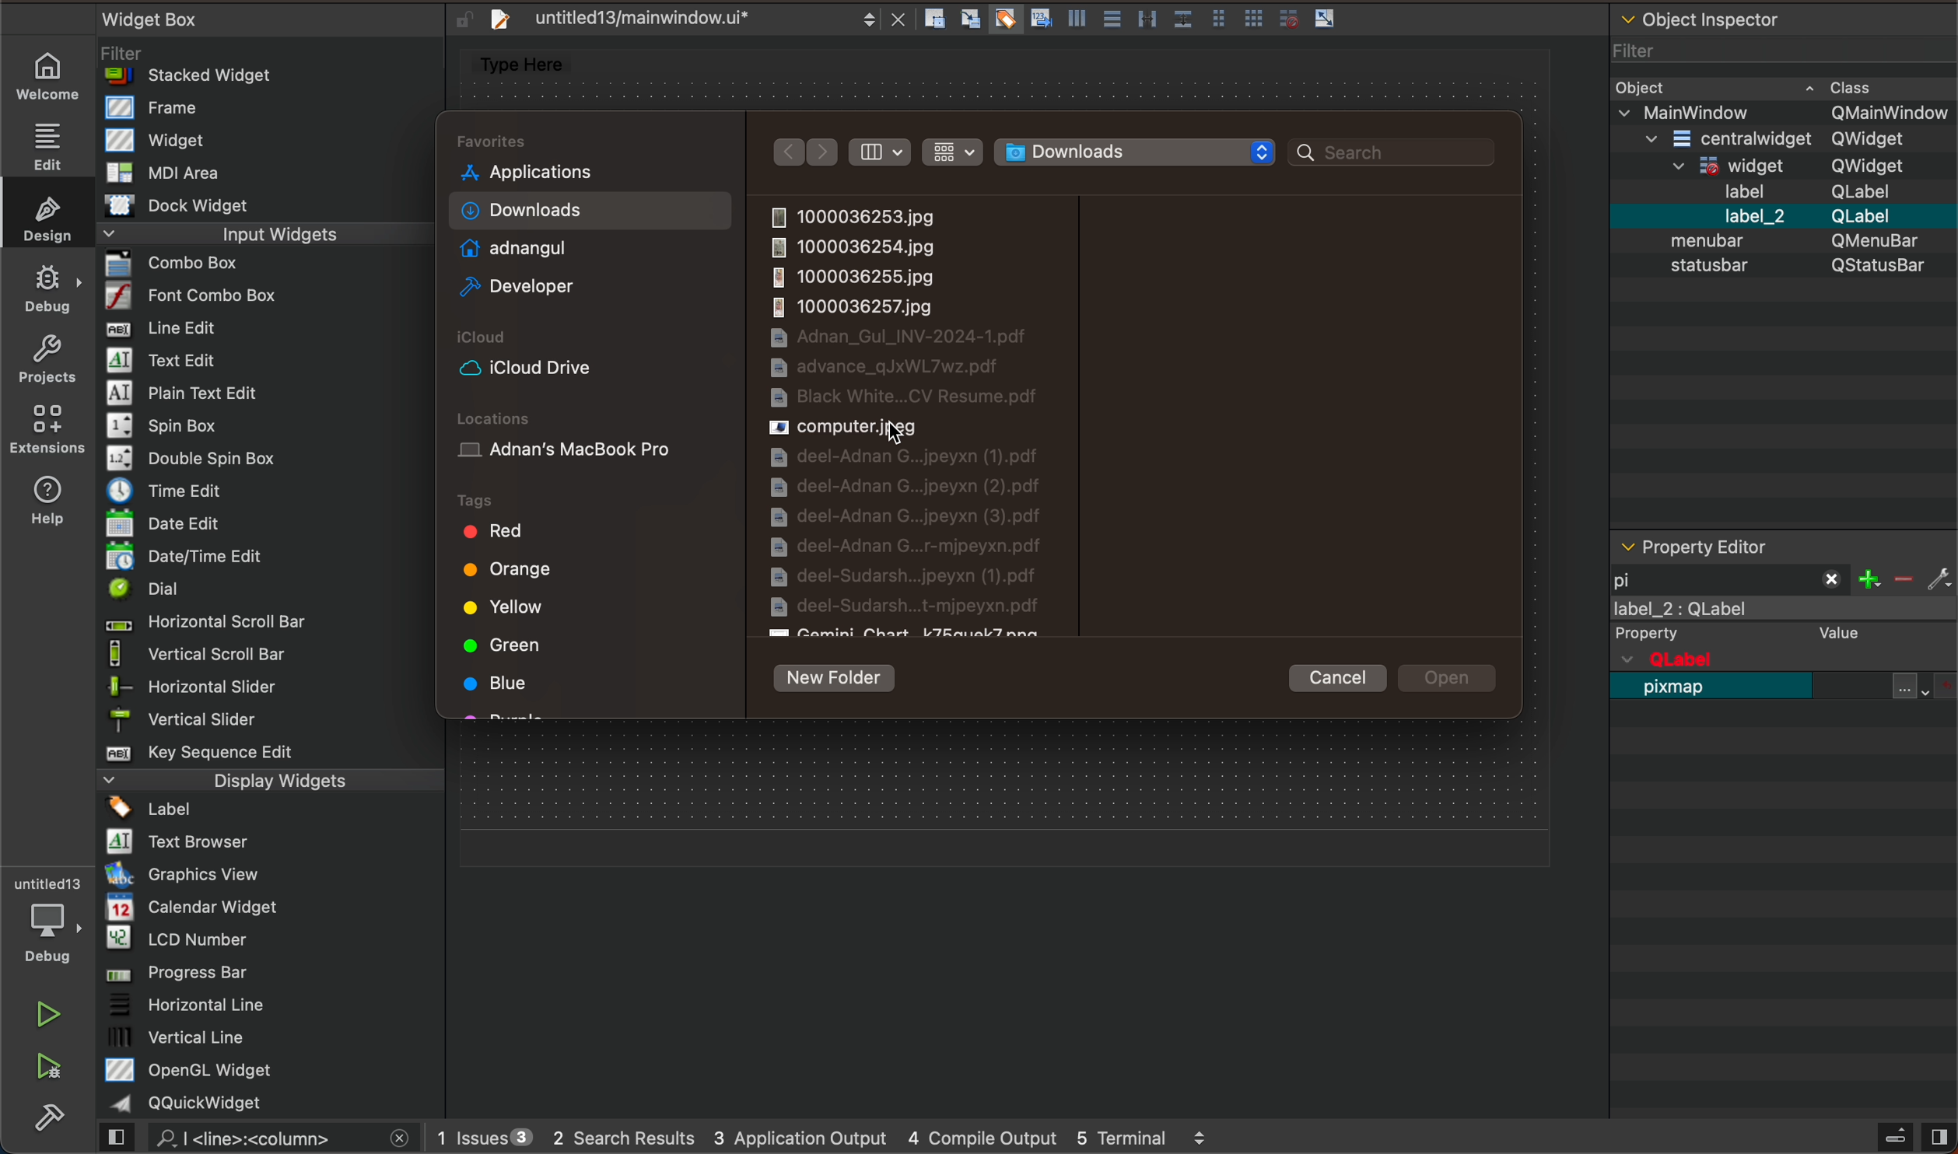 This screenshot has height=1154, width=1958. I want to click on run, so click(47, 1012).